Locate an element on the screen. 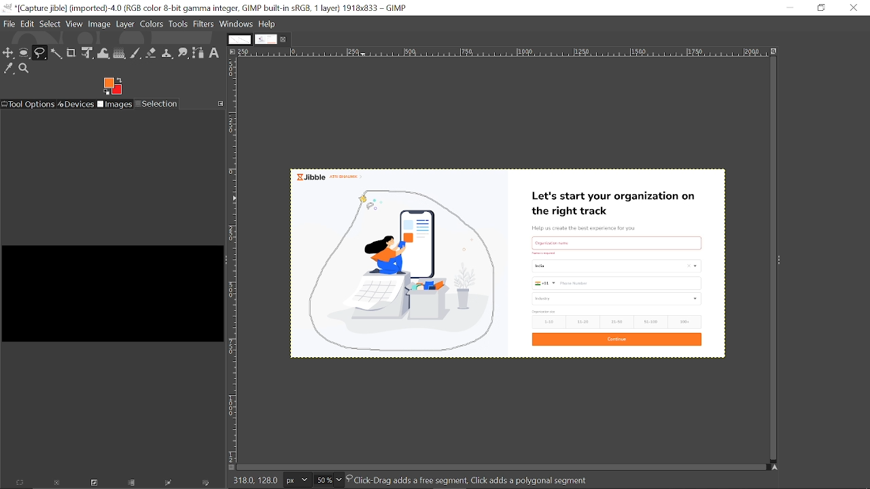 Image resolution: width=870 pixels, height=489 pixels. help is located at coordinates (268, 24).